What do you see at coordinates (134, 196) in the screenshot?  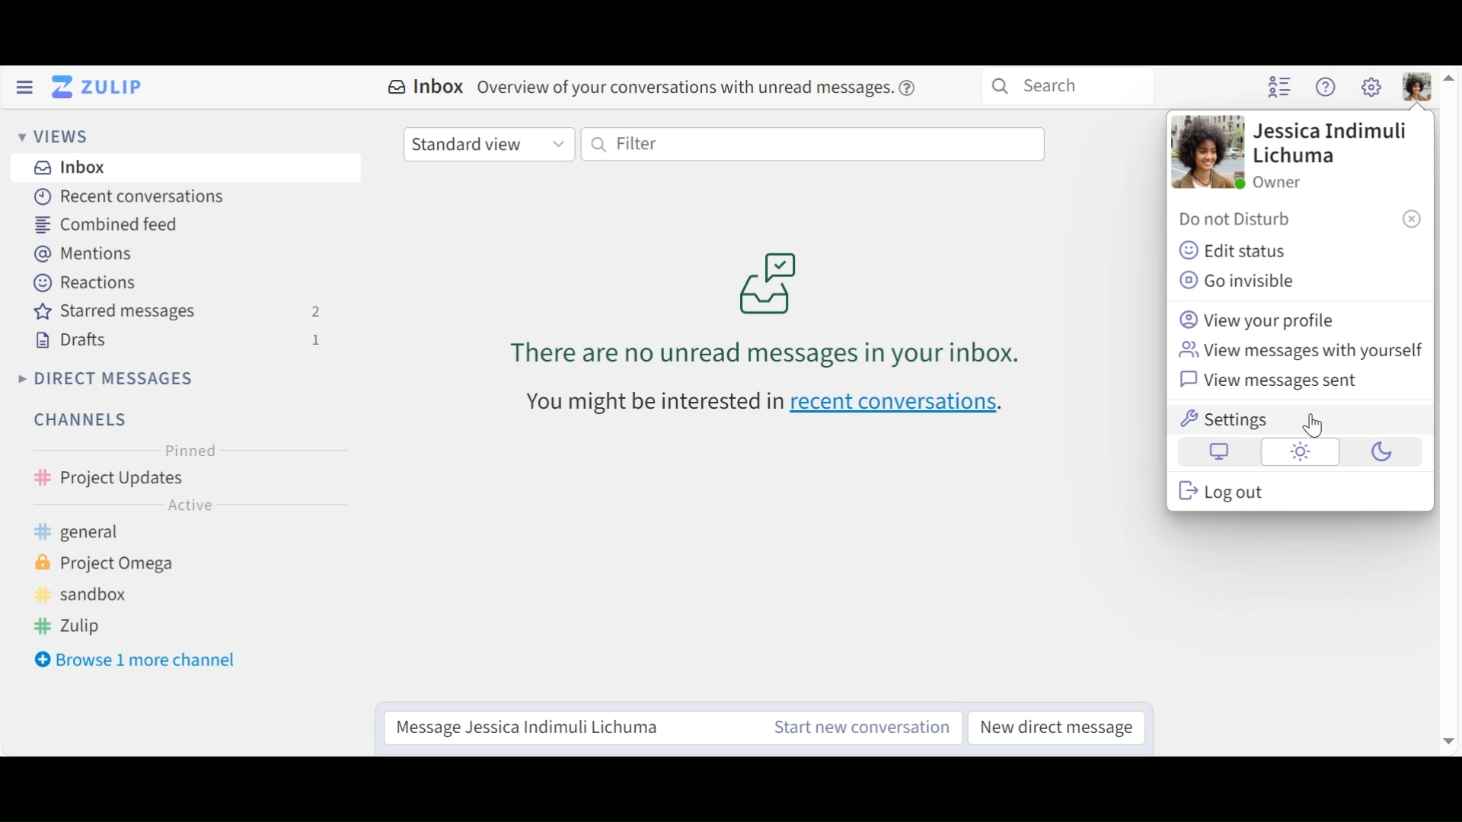 I see `Recent Conversations` at bounding box center [134, 196].